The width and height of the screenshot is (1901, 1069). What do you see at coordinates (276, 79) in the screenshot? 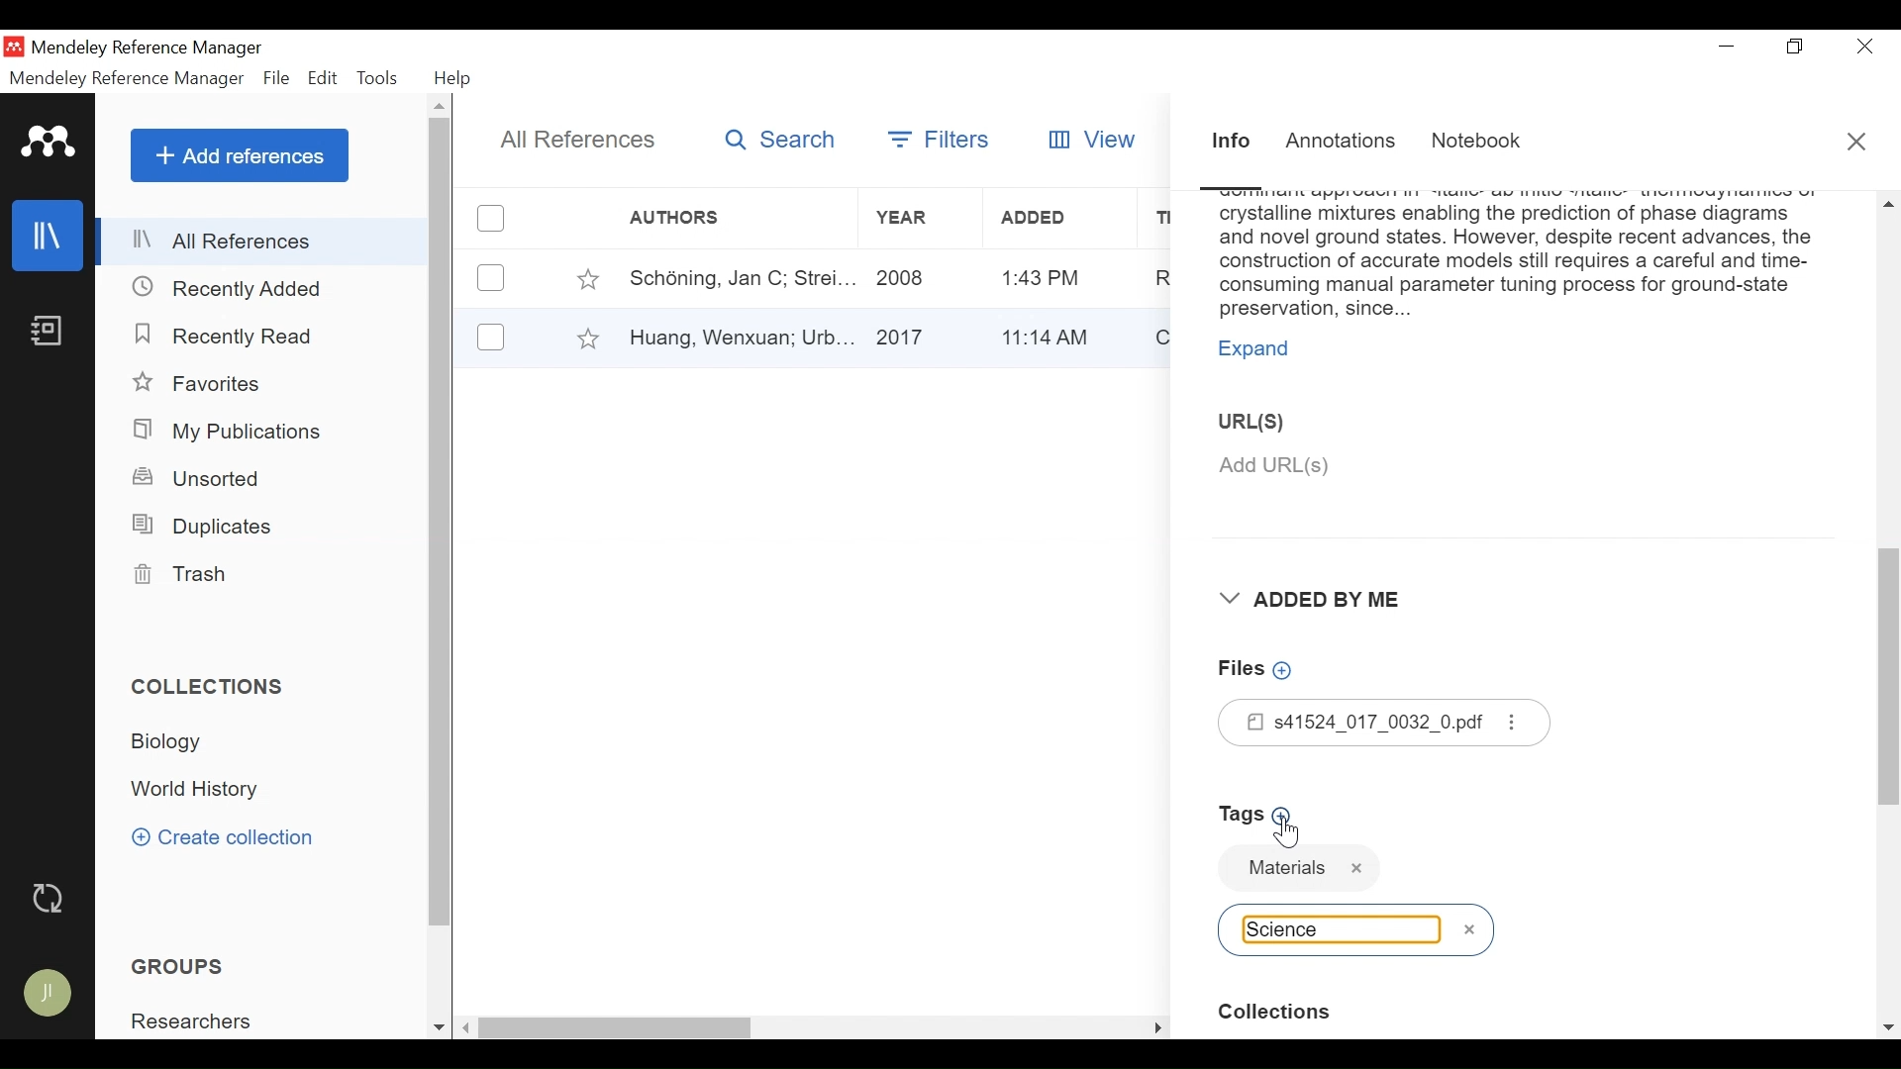
I see `File` at bounding box center [276, 79].